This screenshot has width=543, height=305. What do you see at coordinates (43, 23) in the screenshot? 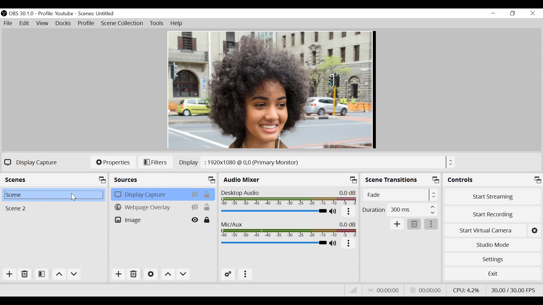
I see `View` at bounding box center [43, 23].